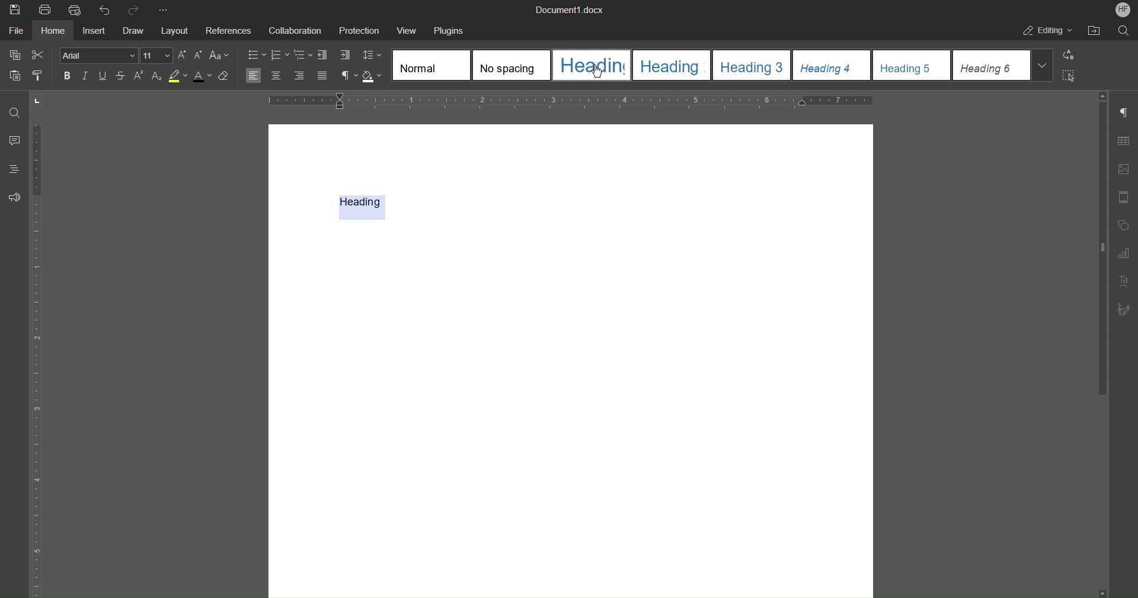  Describe the element at coordinates (181, 55) in the screenshot. I see `Increase Size` at that location.